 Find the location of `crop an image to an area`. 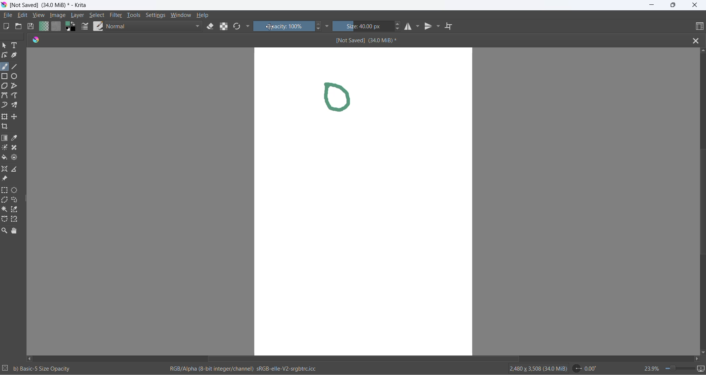

crop an image to an area is located at coordinates (7, 128).